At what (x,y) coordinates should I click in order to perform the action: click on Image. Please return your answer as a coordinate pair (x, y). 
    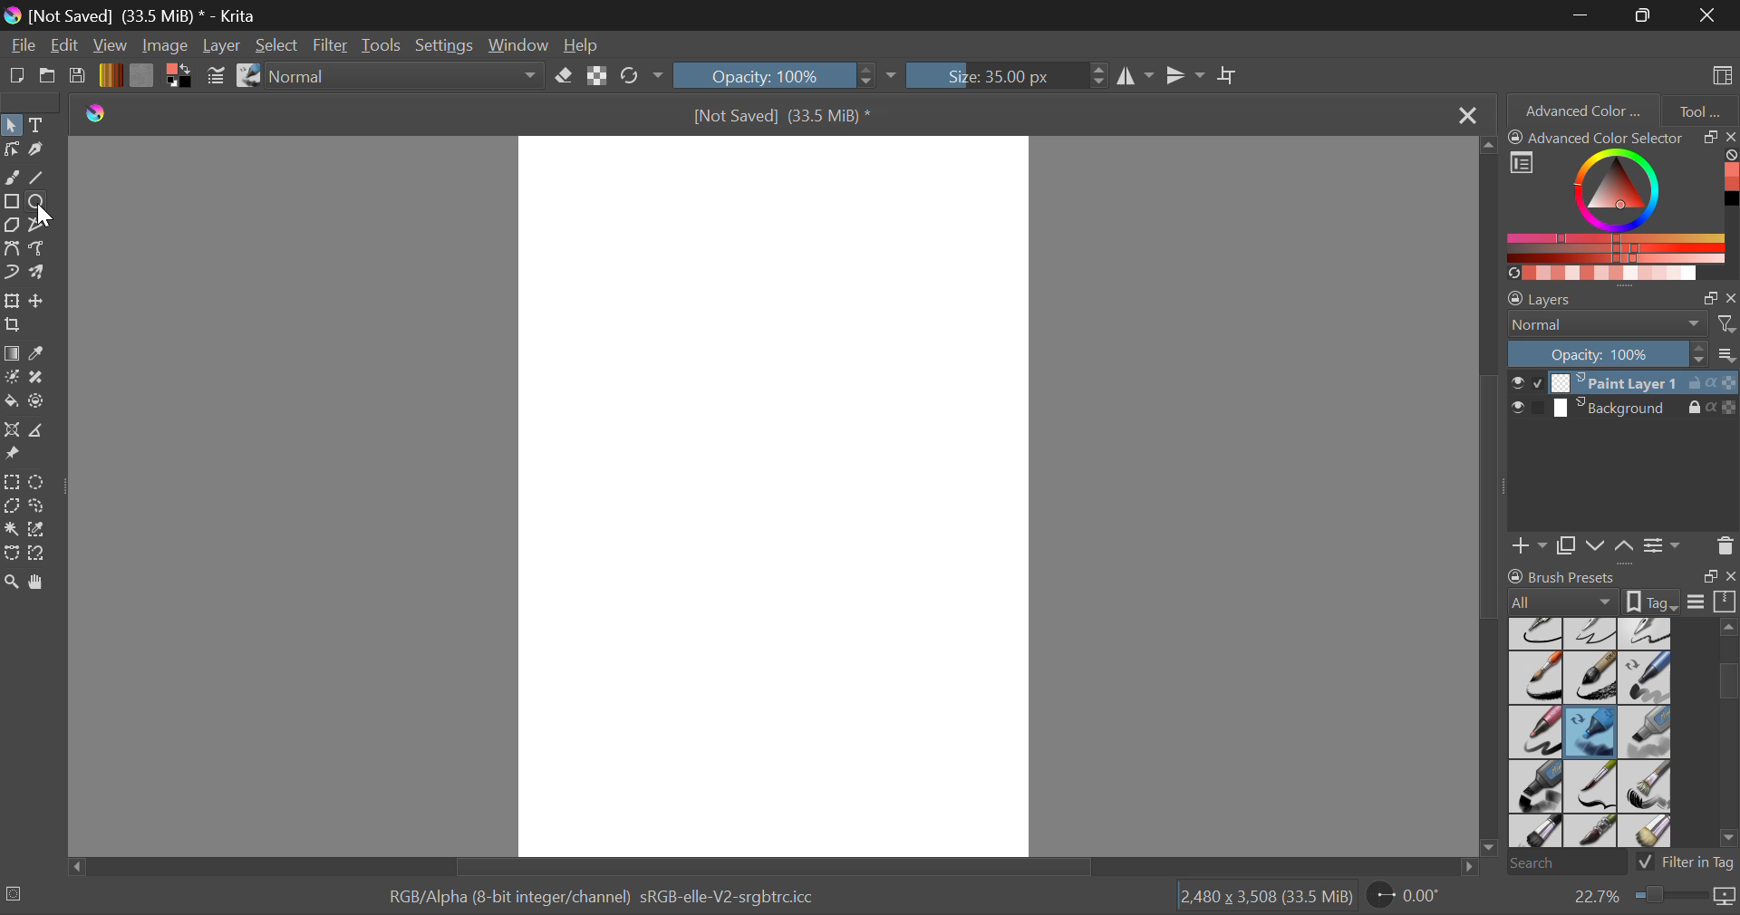
    Looking at the image, I should click on (167, 45).